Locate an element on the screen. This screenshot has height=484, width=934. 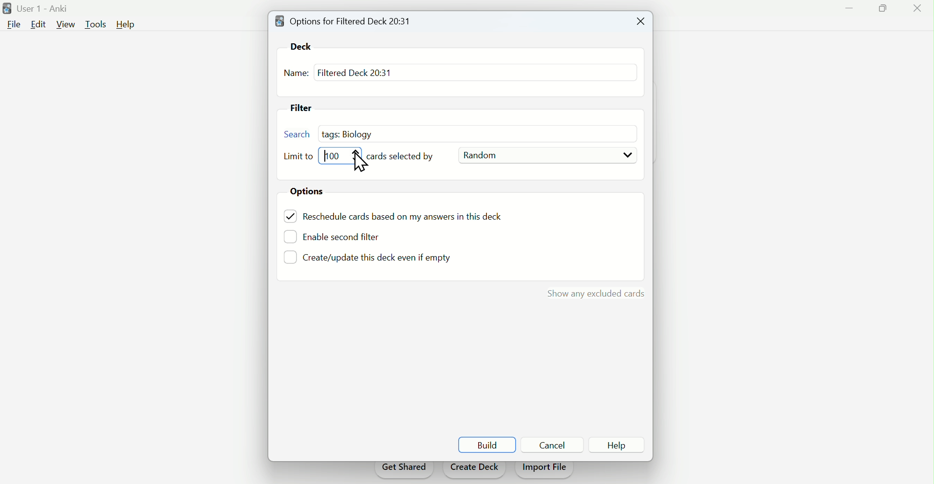
 is located at coordinates (616, 445).